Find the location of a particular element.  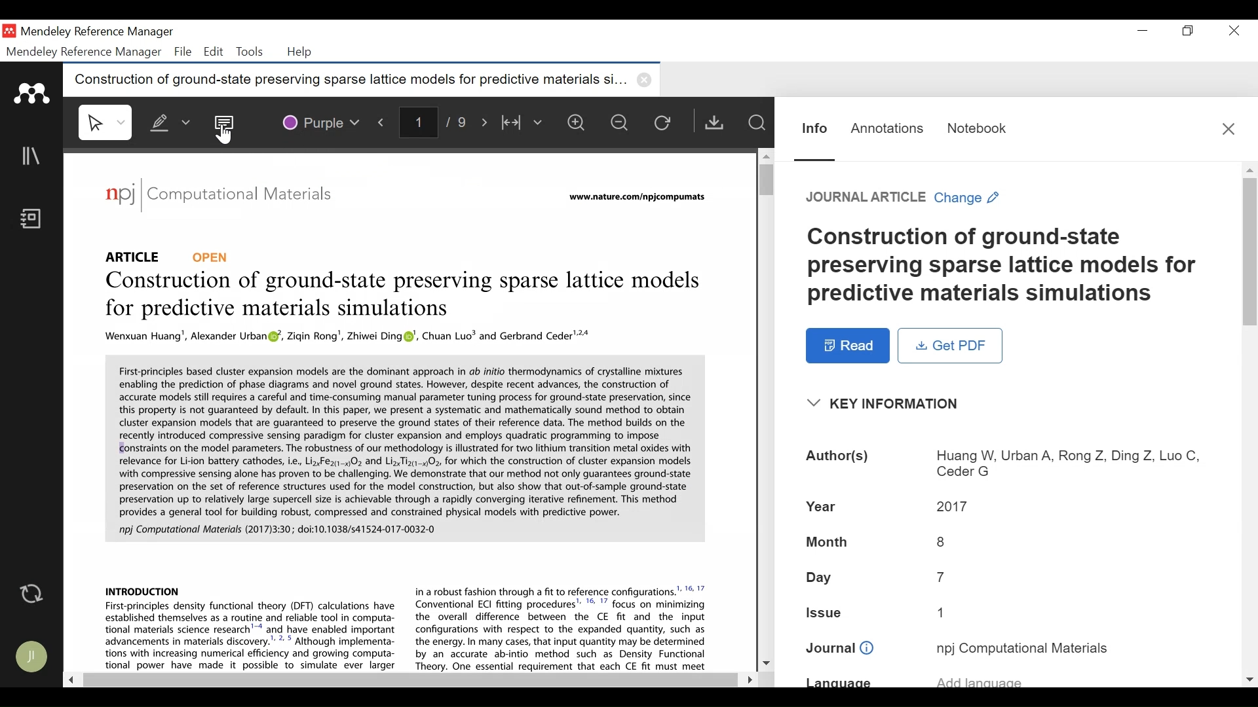

Information is located at coordinates (812, 127).